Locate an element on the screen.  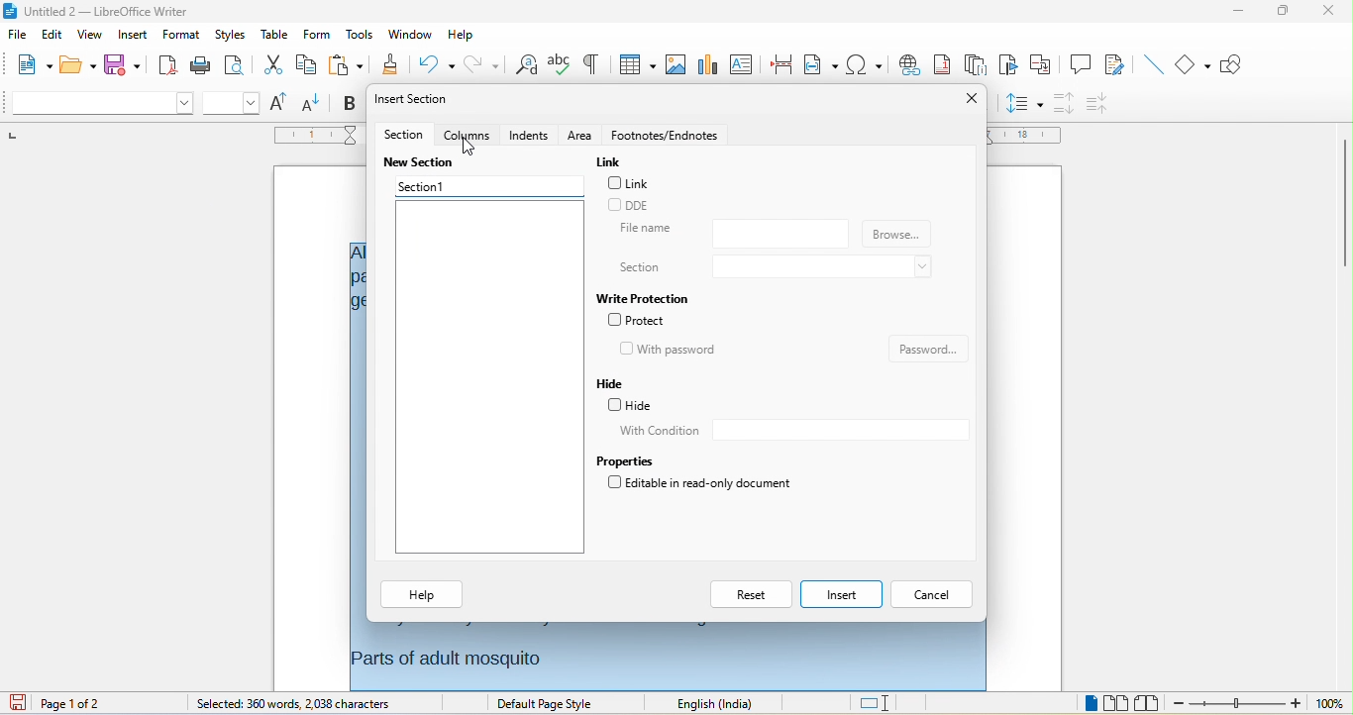
zoom is located at coordinates (1236, 704).